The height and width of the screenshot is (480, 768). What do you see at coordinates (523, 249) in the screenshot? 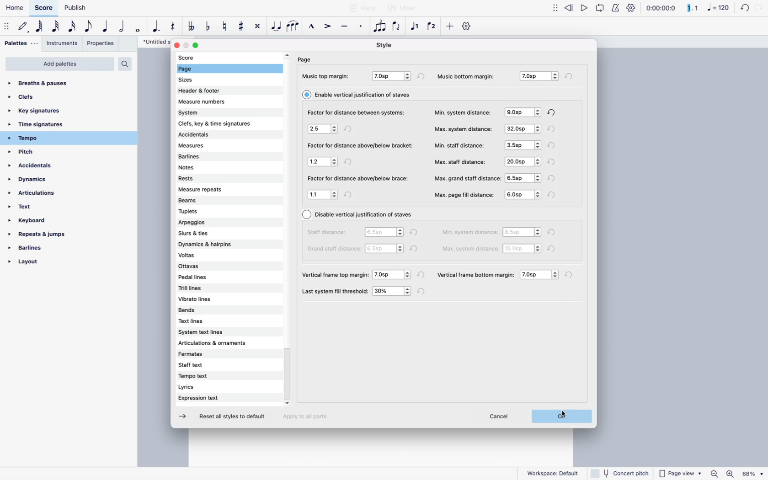
I see `options` at bounding box center [523, 249].